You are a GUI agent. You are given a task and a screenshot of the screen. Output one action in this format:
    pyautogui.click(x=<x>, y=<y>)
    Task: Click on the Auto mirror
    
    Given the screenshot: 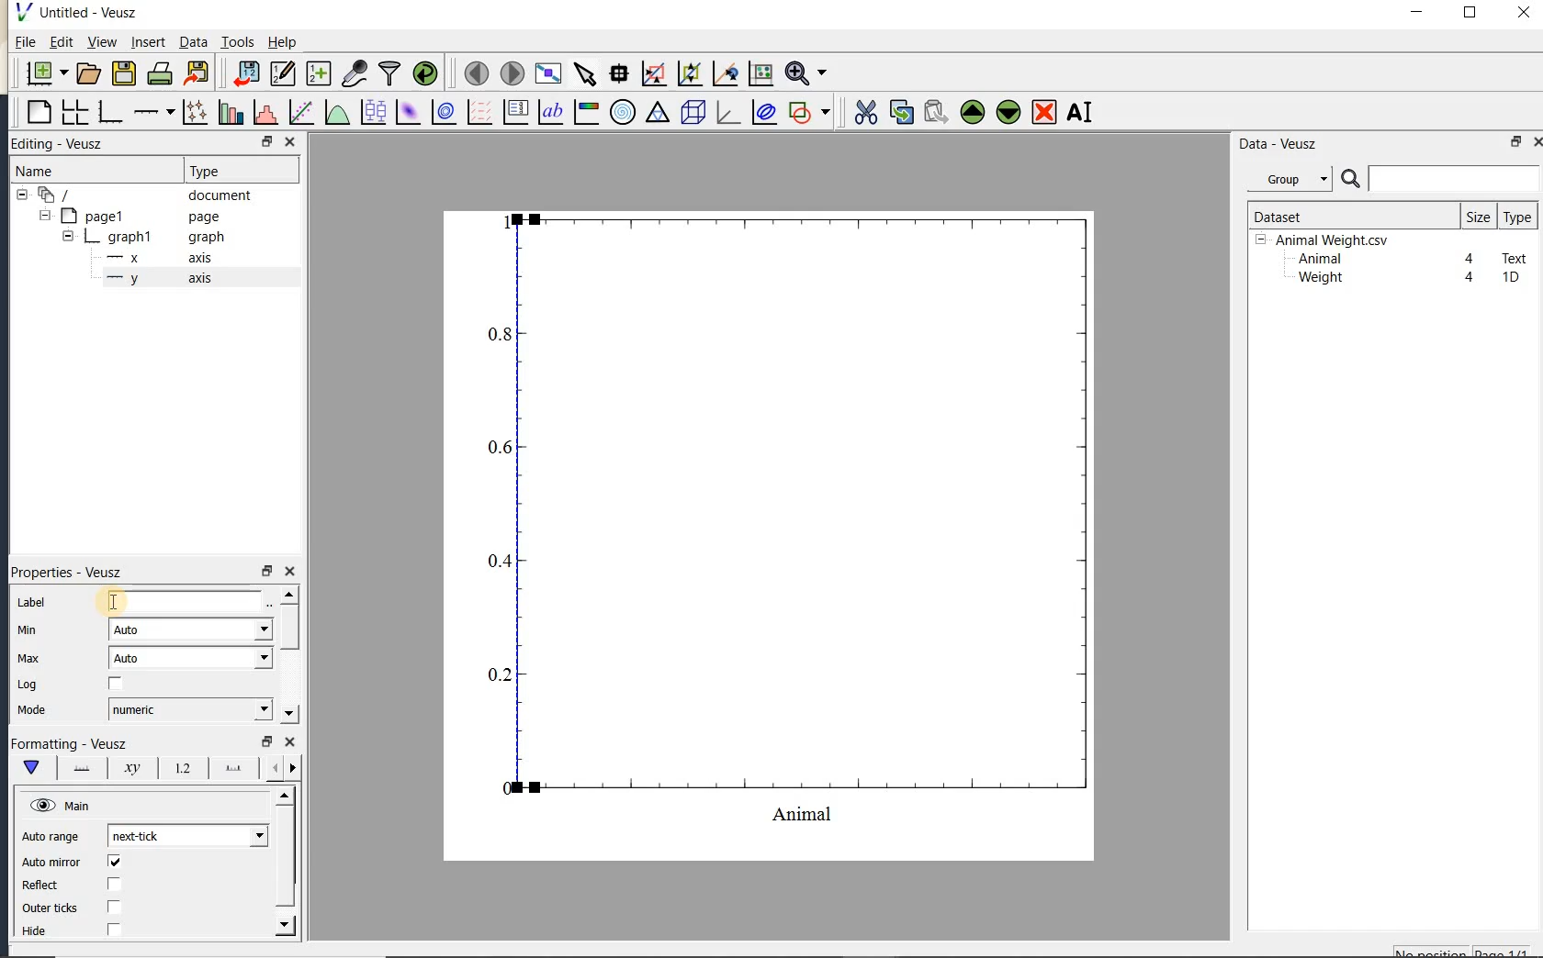 What is the action you would take?
    pyautogui.click(x=49, y=863)
    